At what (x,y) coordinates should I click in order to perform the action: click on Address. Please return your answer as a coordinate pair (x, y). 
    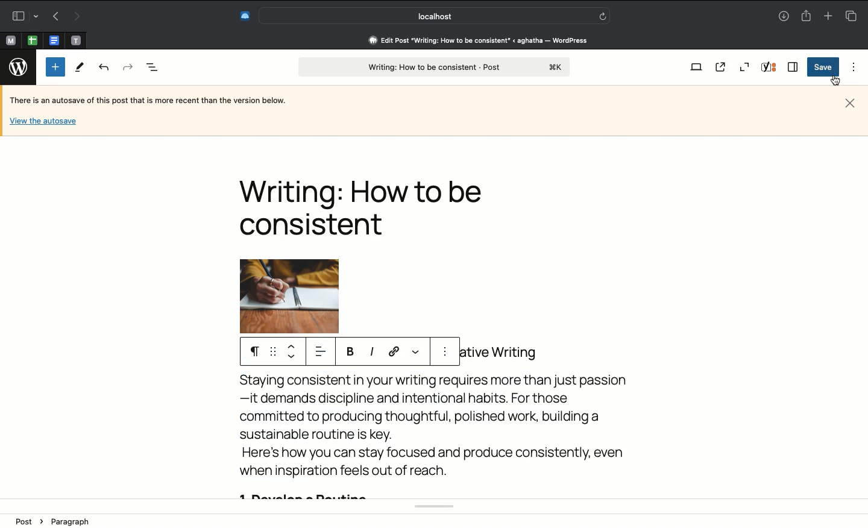
    Looking at the image, I should click on (470, 40).